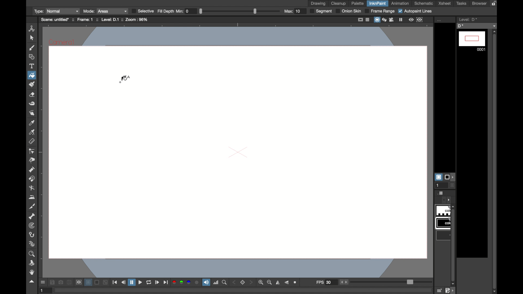 The width and height of the screenshot is (523, 294). I want to click on stepper buttons, so click(345, 282).